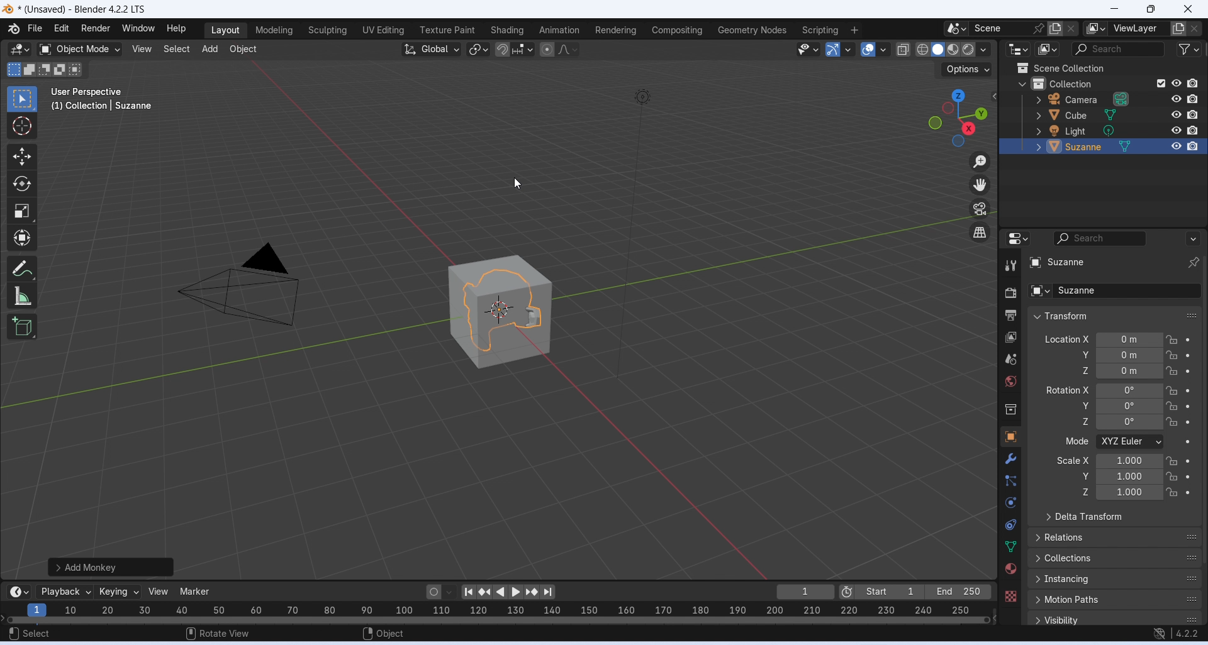  Describe the element at coordinates (847, 49) in the screenshot. I see `gizmos` at that location.